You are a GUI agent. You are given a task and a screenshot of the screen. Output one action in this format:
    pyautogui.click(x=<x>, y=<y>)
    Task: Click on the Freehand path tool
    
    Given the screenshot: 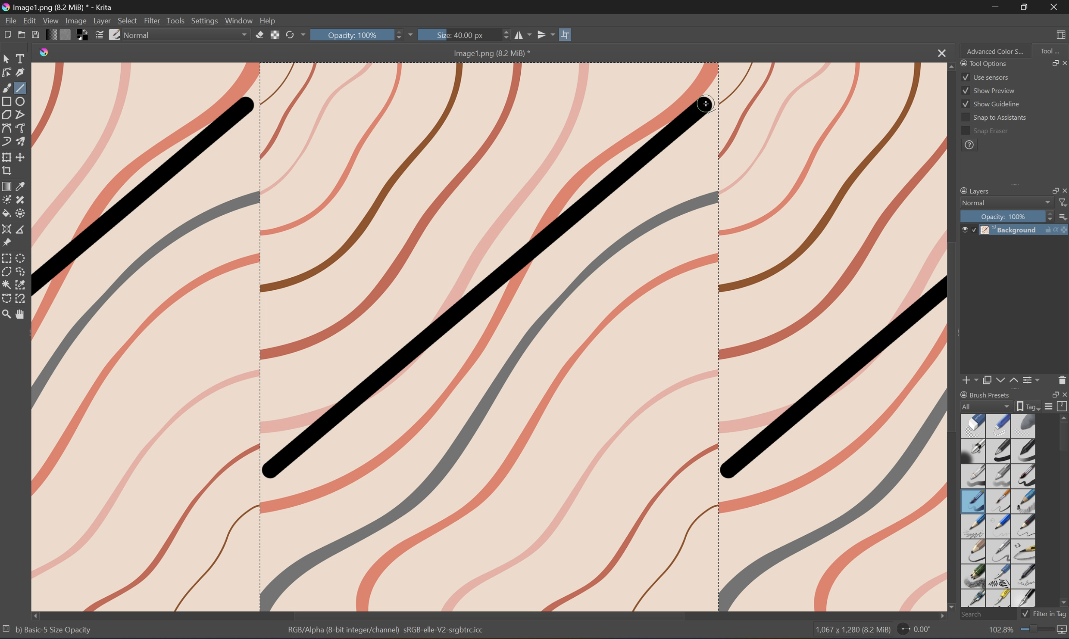 What is the action you would take?
    pyautogui.click(x=22, y=127)
    